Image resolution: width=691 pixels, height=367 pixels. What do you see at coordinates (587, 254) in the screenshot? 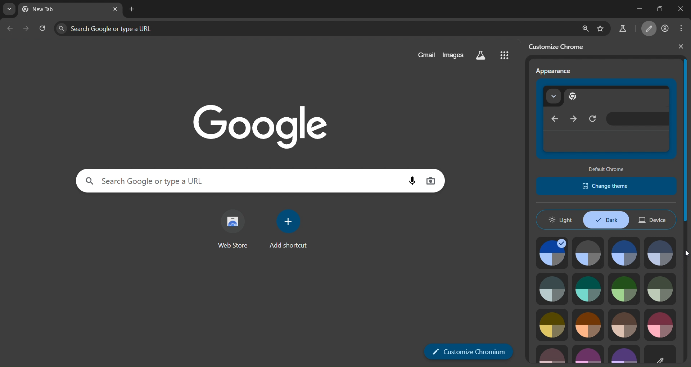
I see `theme` at bounding box center [587, 254].